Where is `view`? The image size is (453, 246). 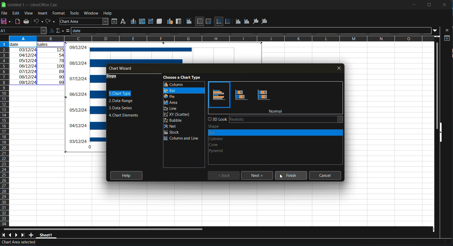 view is located at coordinates (30, 13).